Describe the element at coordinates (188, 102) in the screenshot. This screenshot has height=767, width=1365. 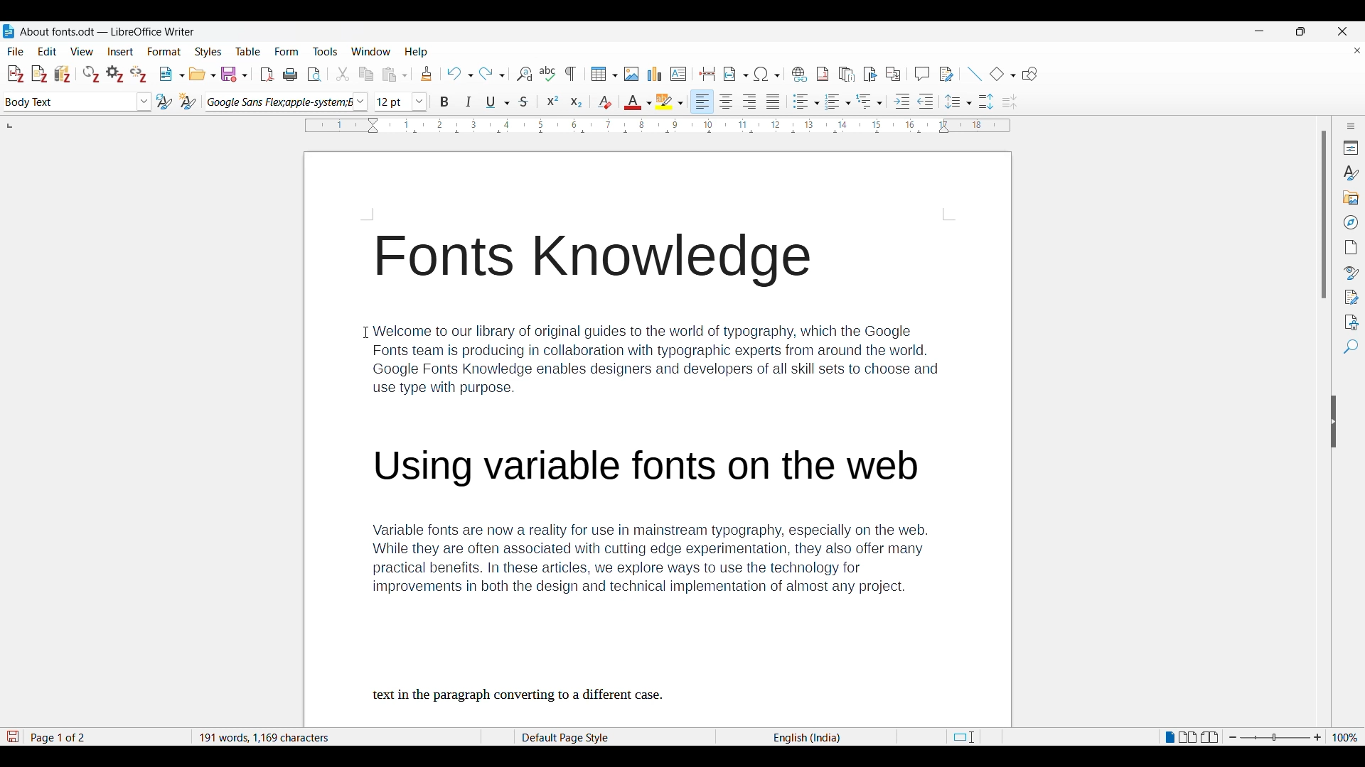
I see `New style from selection` at that location.